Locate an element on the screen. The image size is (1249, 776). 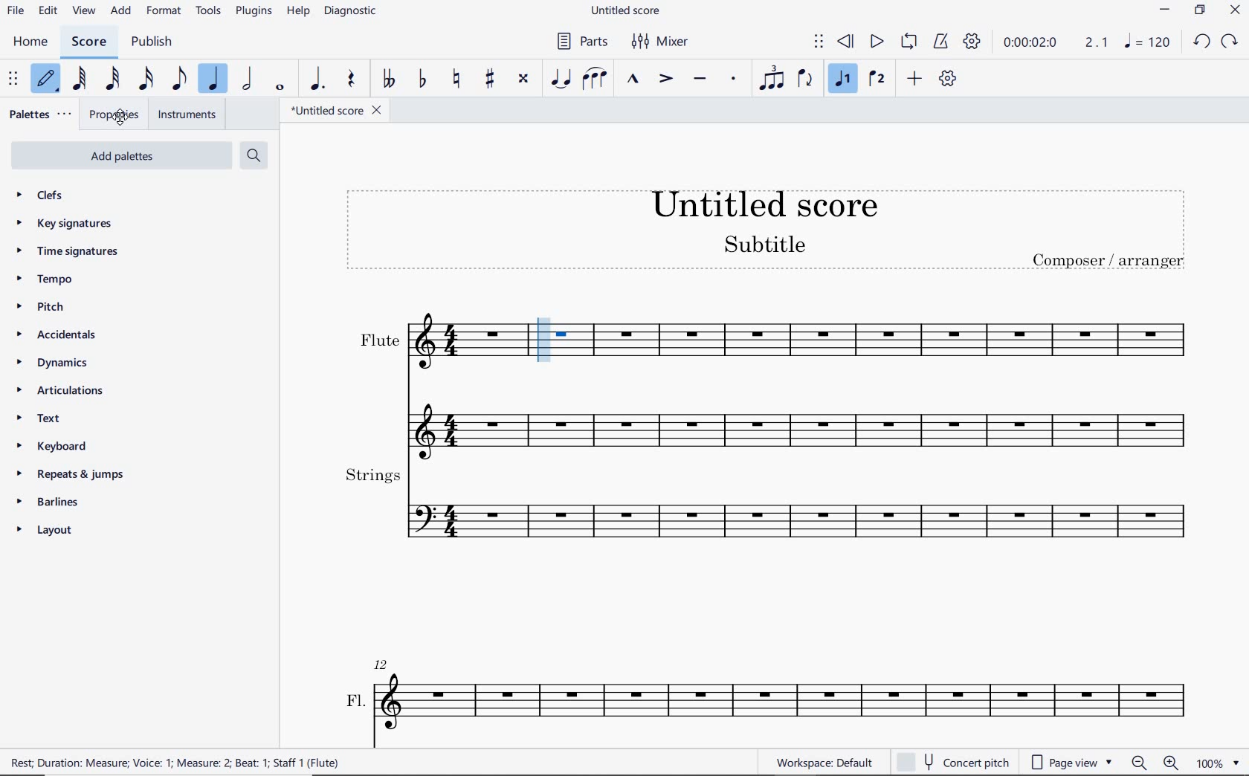
workspace default is located at coordinates (824, 763).